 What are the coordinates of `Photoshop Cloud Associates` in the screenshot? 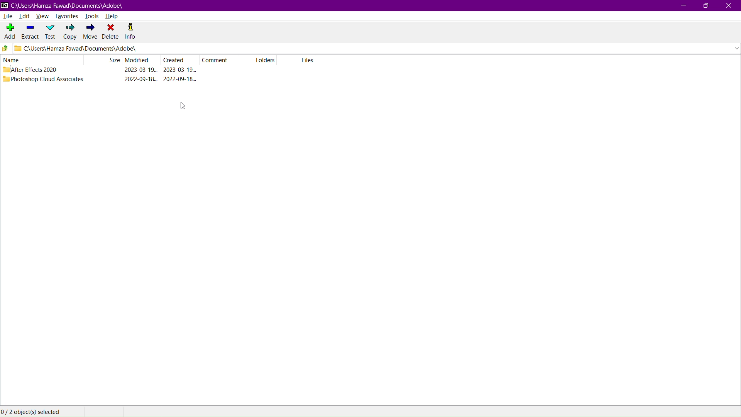 It's located at (48, 79).